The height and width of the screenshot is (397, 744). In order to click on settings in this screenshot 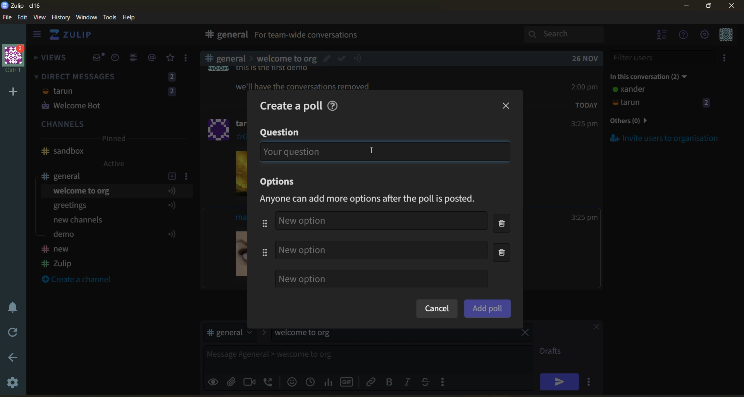, I will do `click(14, 384)`.